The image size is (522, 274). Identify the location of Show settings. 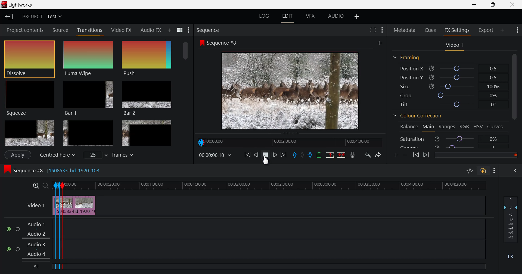
(382, 30).